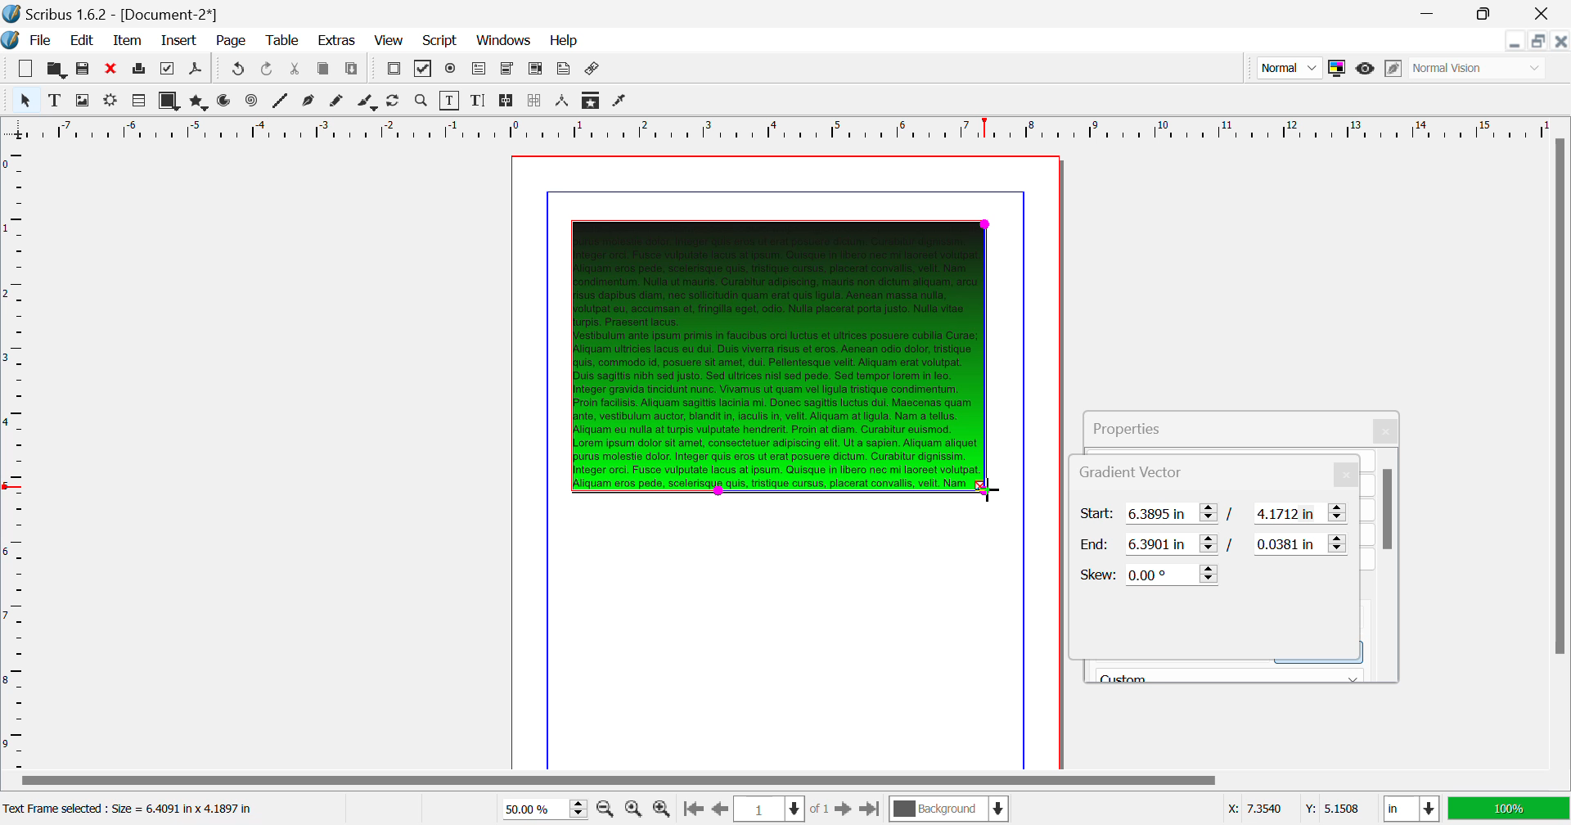 The height and width of the screenshot is (825, 1571). Describe the element at coordinates (1560, 452) in the screenshot. I see `Scroll Bar` at that location.